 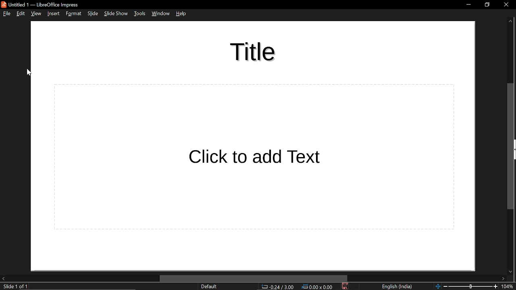 I want to click on horizontal scrollbar, so click(x=254, y=279).